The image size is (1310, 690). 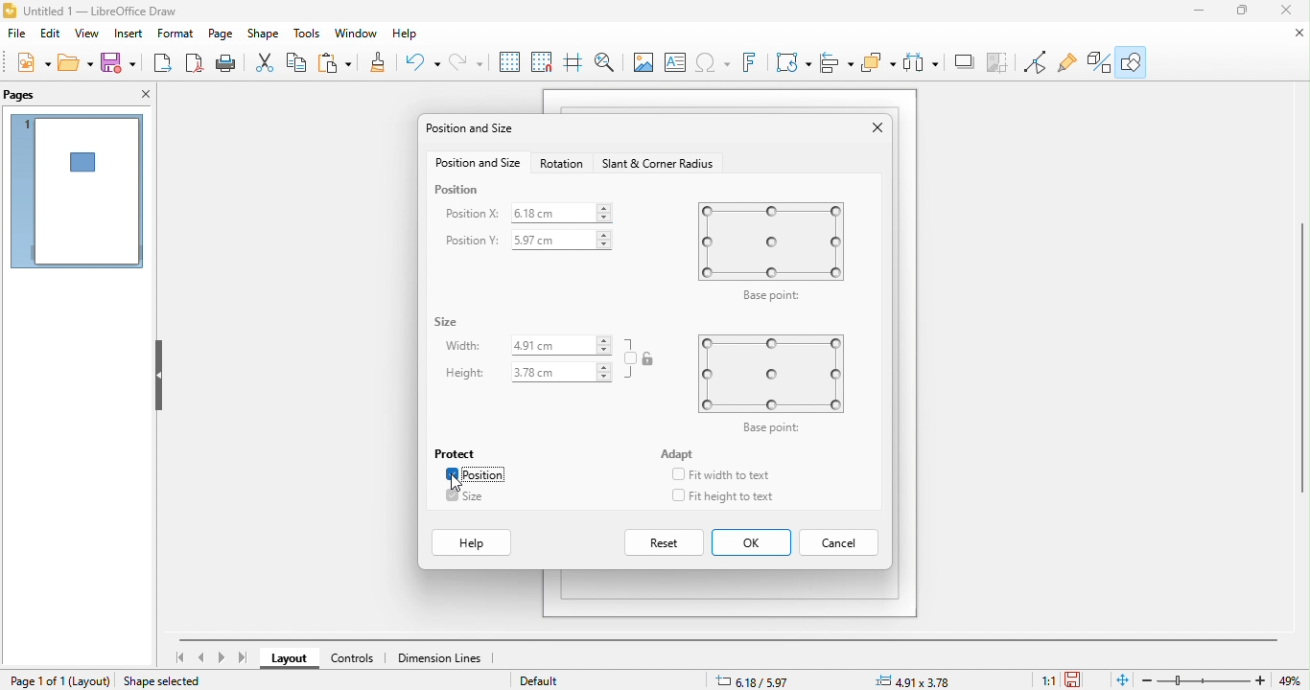 What do you see at coordinates (677, 473) in the screenshot?
I see `Checkbox ` at bounding box center [677, 473].